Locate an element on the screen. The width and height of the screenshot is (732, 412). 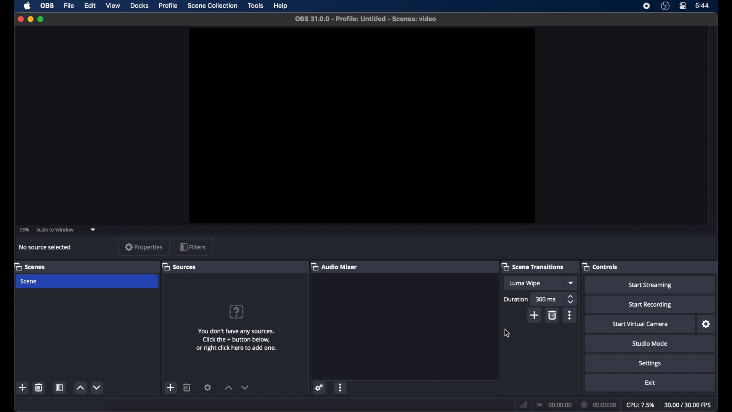
settings is located at coordinates (706, 324).